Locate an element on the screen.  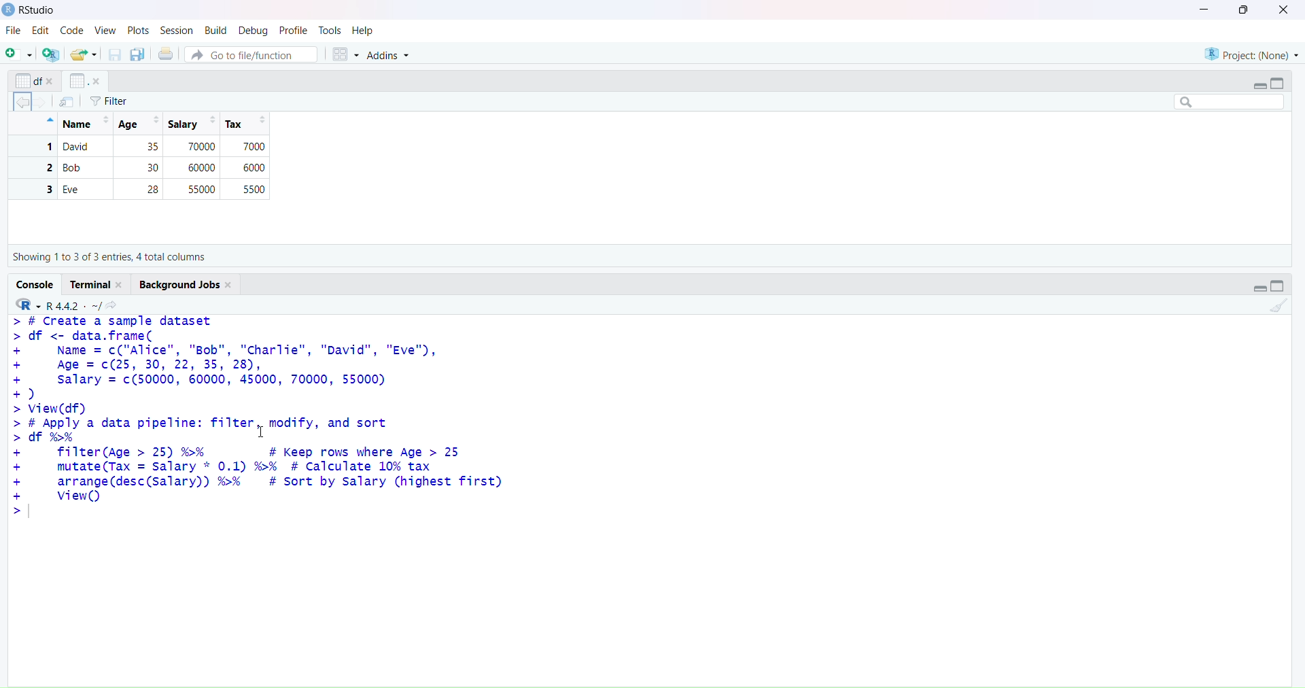
profile is located at coordinates (294, 31).